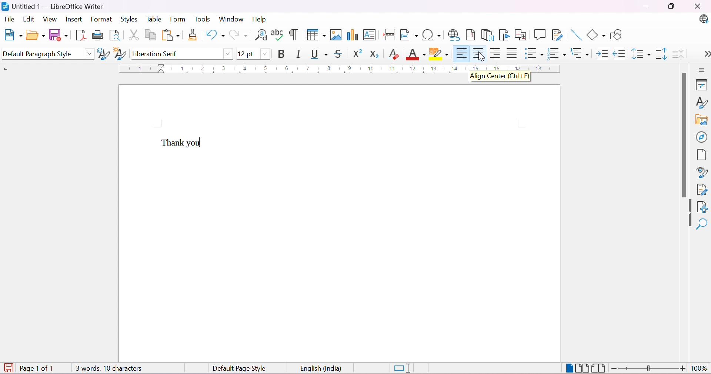 This screenshot has height=374, width=711. What do you see at coordinates (8, 367) in the screenshot?
I see `The document has been modified. Click to save the document.` at bounding box center [8, 367].